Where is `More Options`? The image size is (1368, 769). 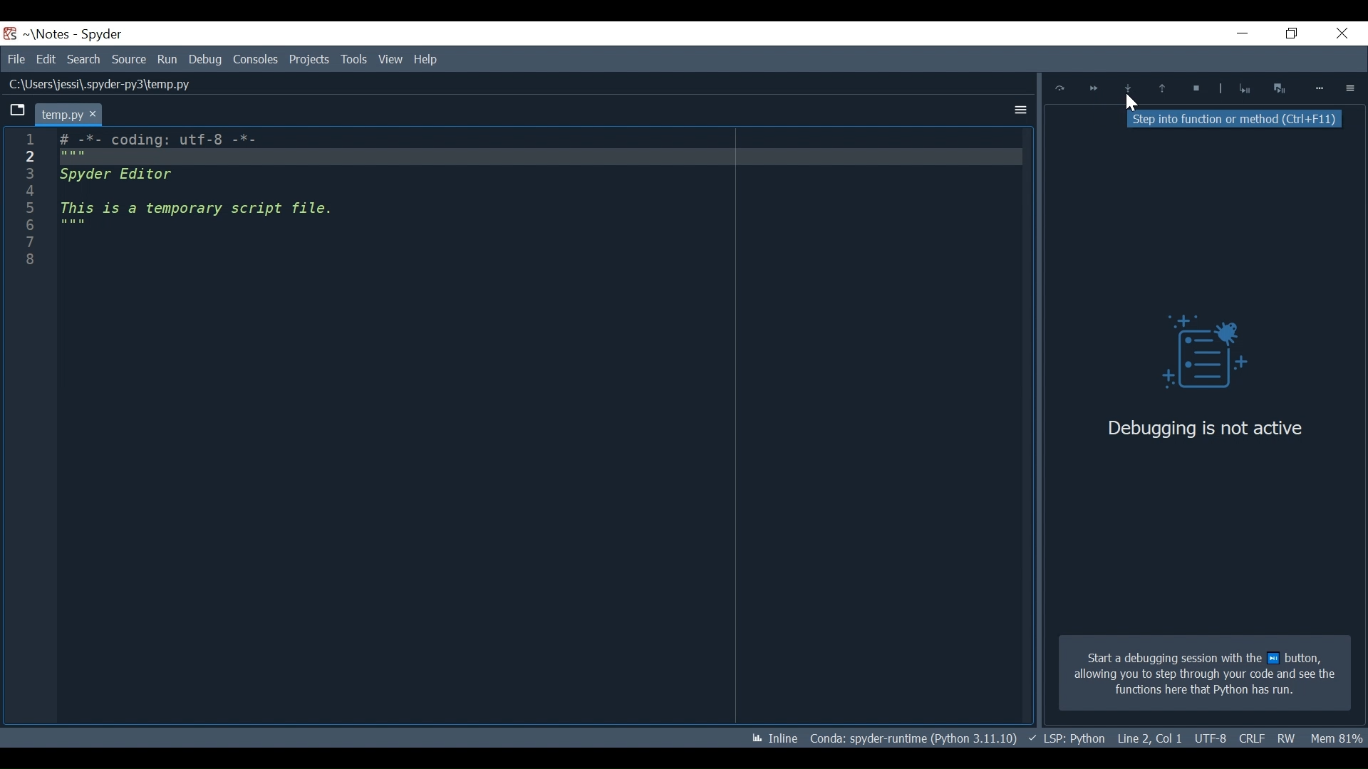
More Options is located at coordinates (1017, 108).